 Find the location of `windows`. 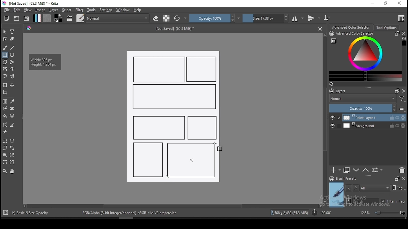

windows is located at coordinates (123, 10).